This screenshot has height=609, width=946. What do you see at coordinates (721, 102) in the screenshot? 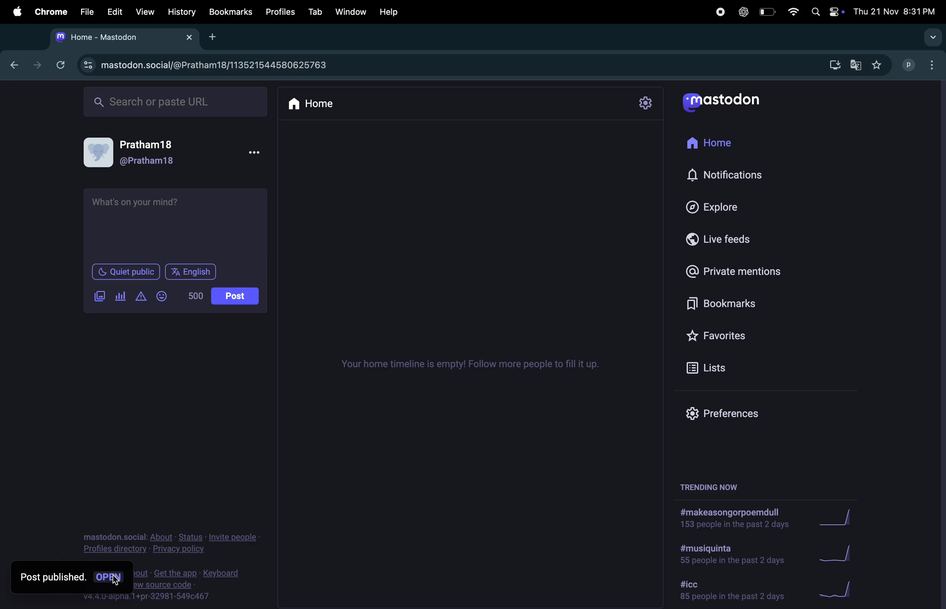
I see `mastadon` at bounding box center [721, 102].